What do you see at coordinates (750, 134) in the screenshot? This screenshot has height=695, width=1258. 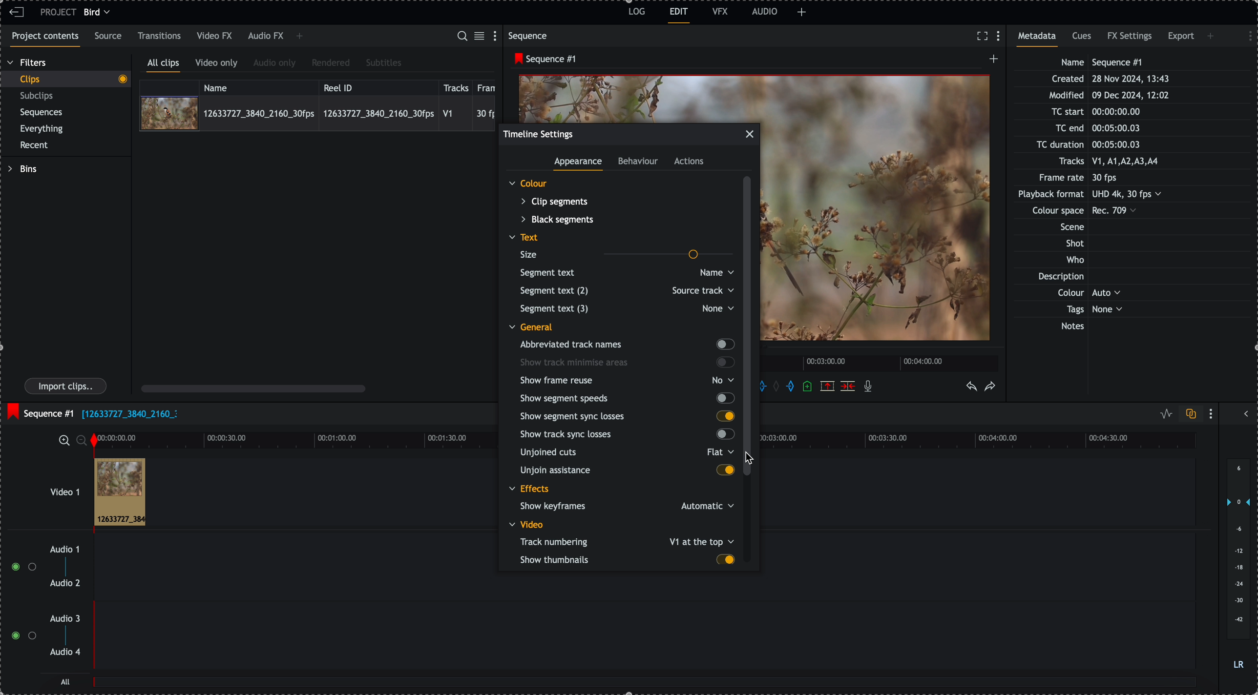 I see `close popup` at bounding box center [750, 134].